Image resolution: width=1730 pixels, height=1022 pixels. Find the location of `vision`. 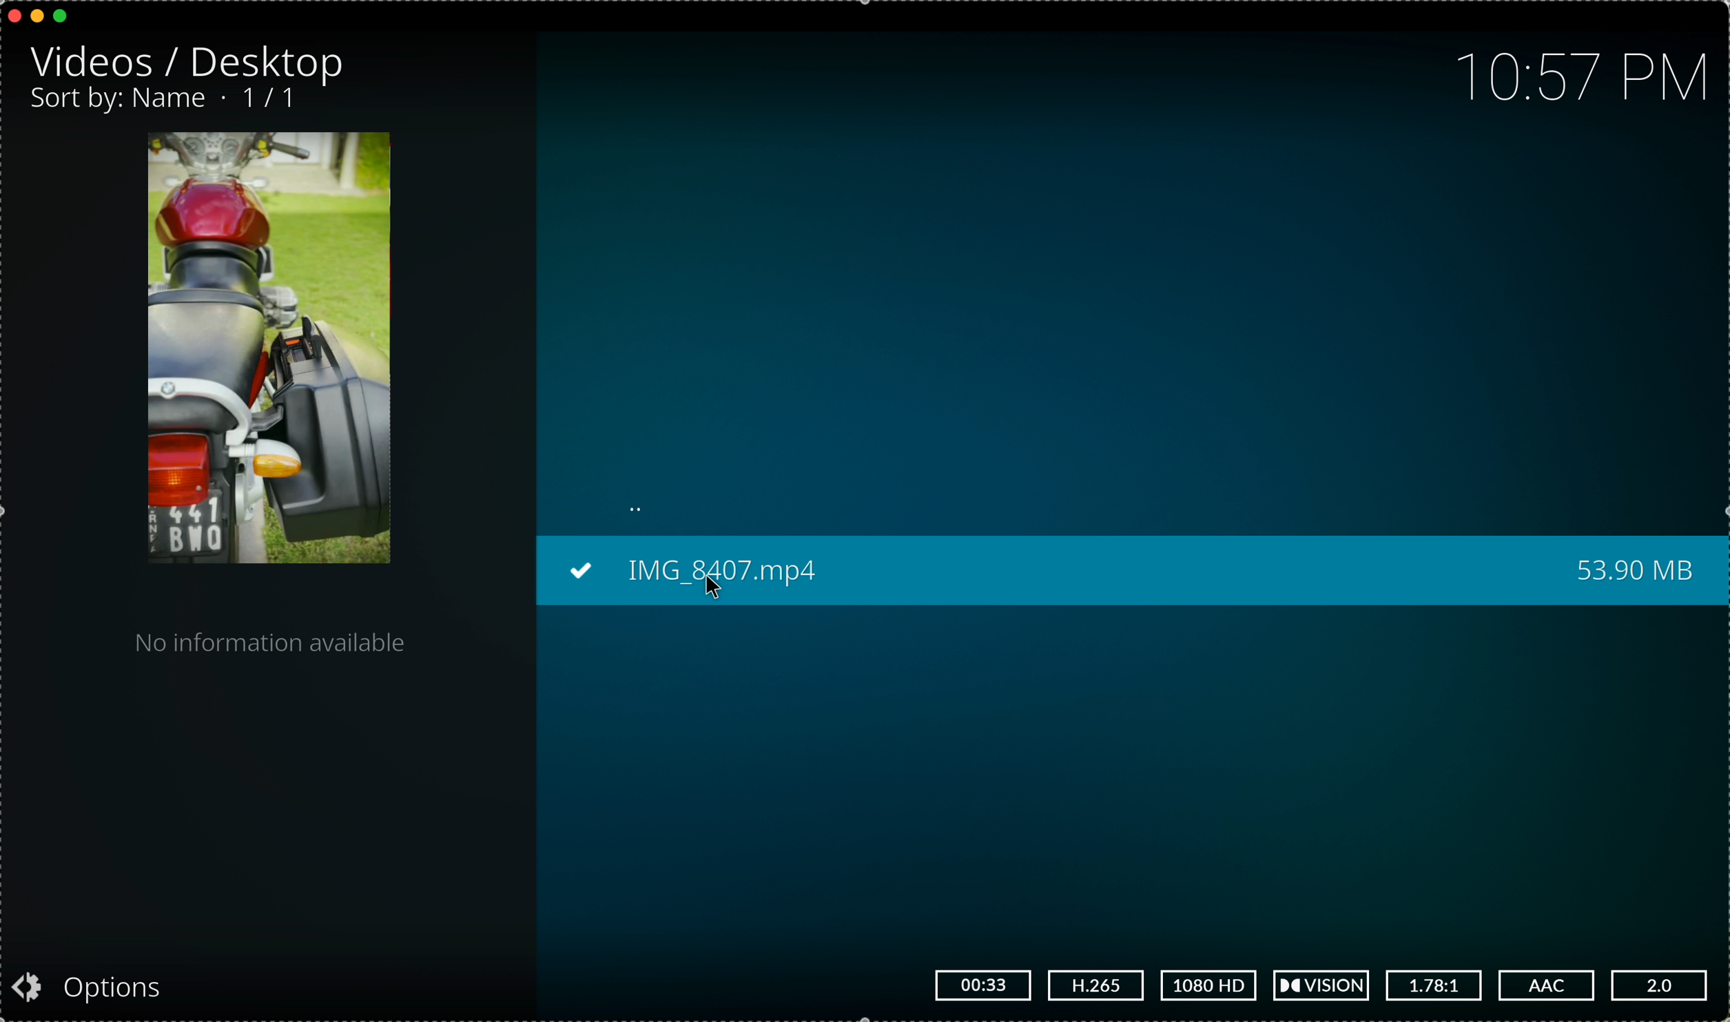

vision is located at coordinates (1322, 984).